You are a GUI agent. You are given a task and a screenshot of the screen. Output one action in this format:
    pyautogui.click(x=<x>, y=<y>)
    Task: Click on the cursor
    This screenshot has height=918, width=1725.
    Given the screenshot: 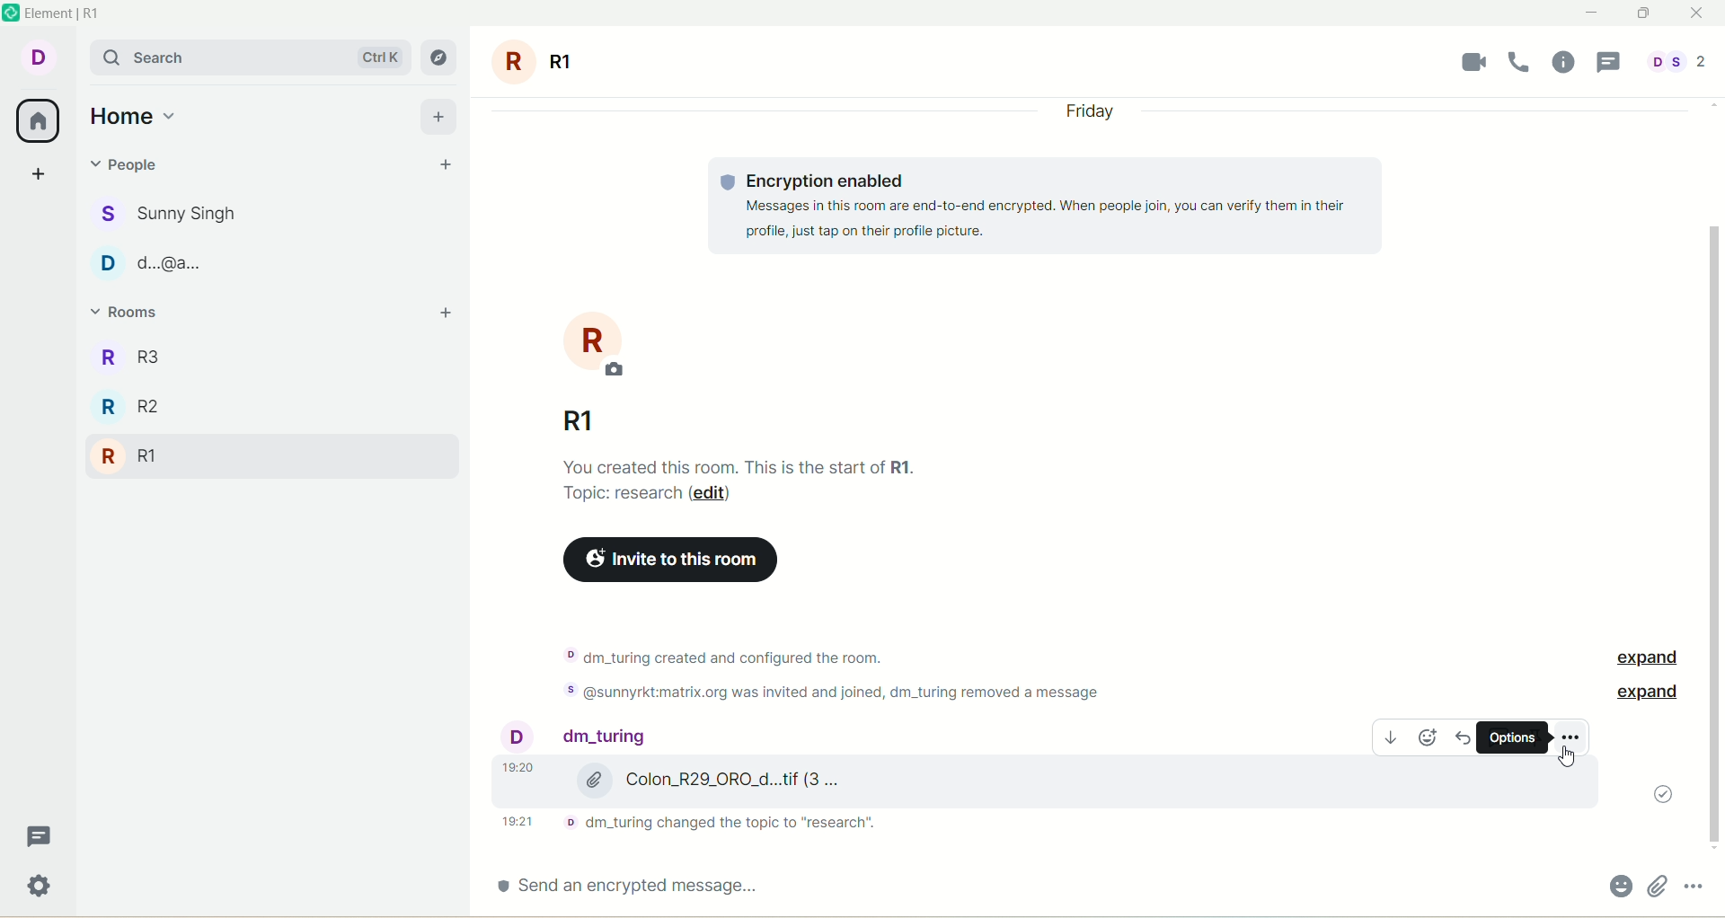 What is the action you would take?
    pyautogui.click(x=1572, y=757)
    